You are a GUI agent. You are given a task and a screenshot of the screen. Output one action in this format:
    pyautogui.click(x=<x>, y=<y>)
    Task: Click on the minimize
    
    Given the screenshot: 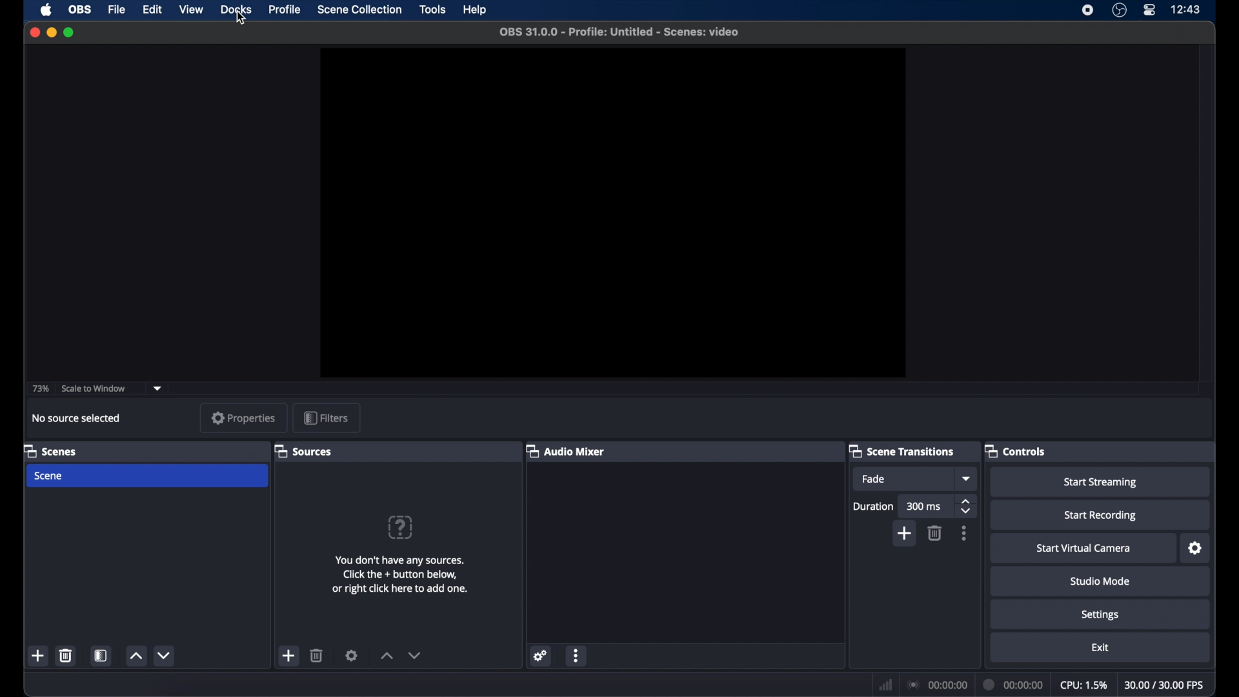 What is the action you would take?
    pyautogui.click(x=51, y=32)
    